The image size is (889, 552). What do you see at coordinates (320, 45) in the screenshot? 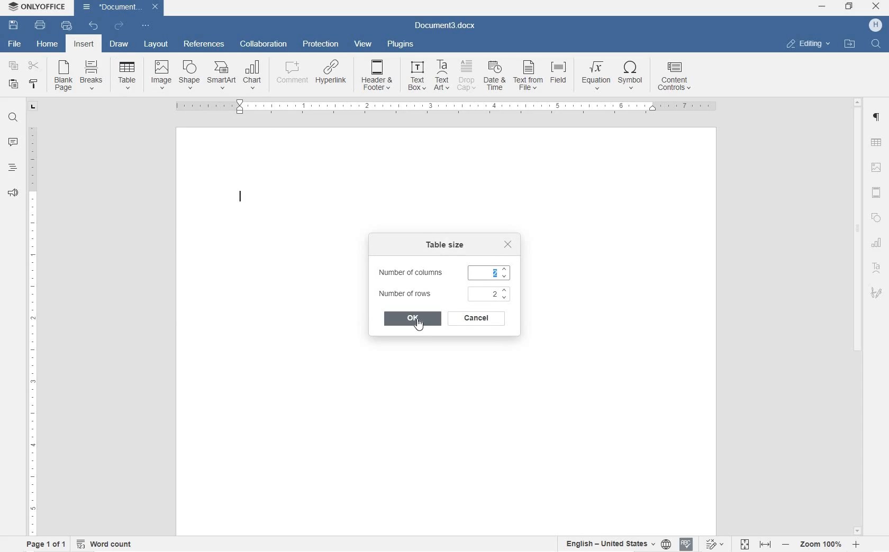
I see `PROTECTION` at bounding box center [320, 45].